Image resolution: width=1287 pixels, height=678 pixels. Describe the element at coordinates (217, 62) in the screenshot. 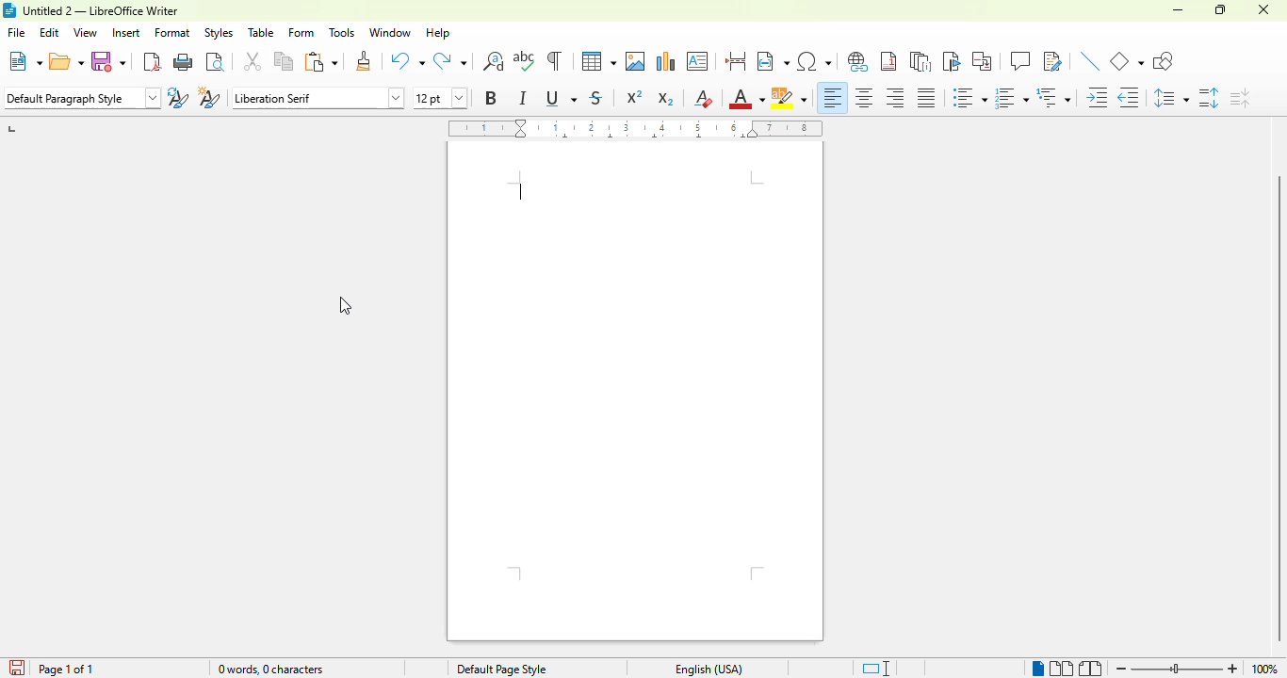

I see `toggle print preview` at that location.